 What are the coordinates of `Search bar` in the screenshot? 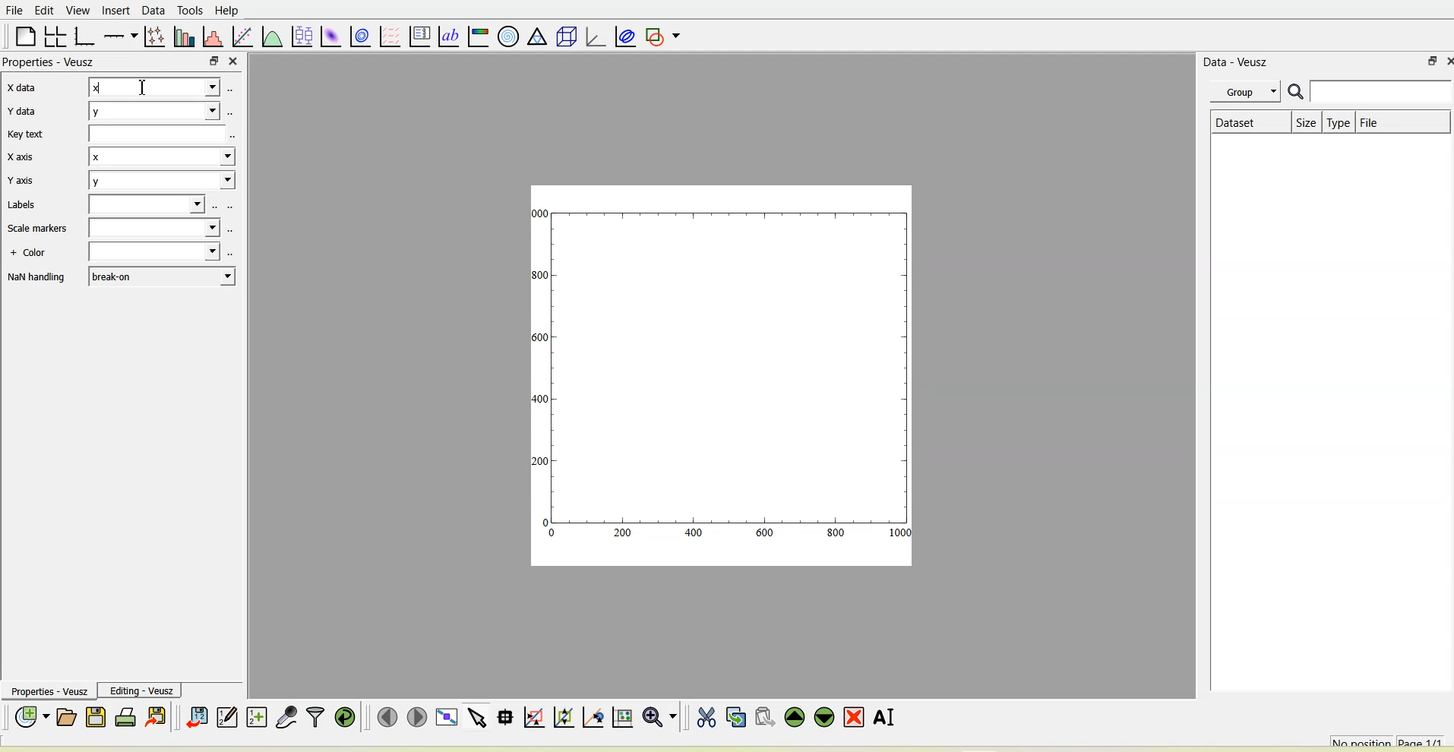 It's located at (1369, 91).